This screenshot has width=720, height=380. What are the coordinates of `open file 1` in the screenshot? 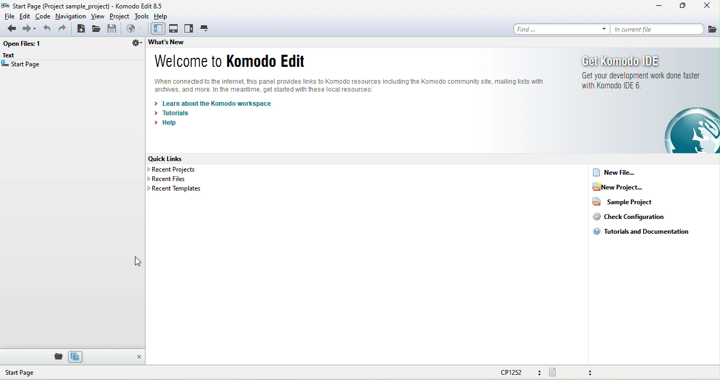 It's located at (25, 45).